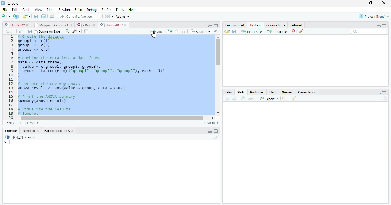  I want to click on Maximize, so click(371, 3).